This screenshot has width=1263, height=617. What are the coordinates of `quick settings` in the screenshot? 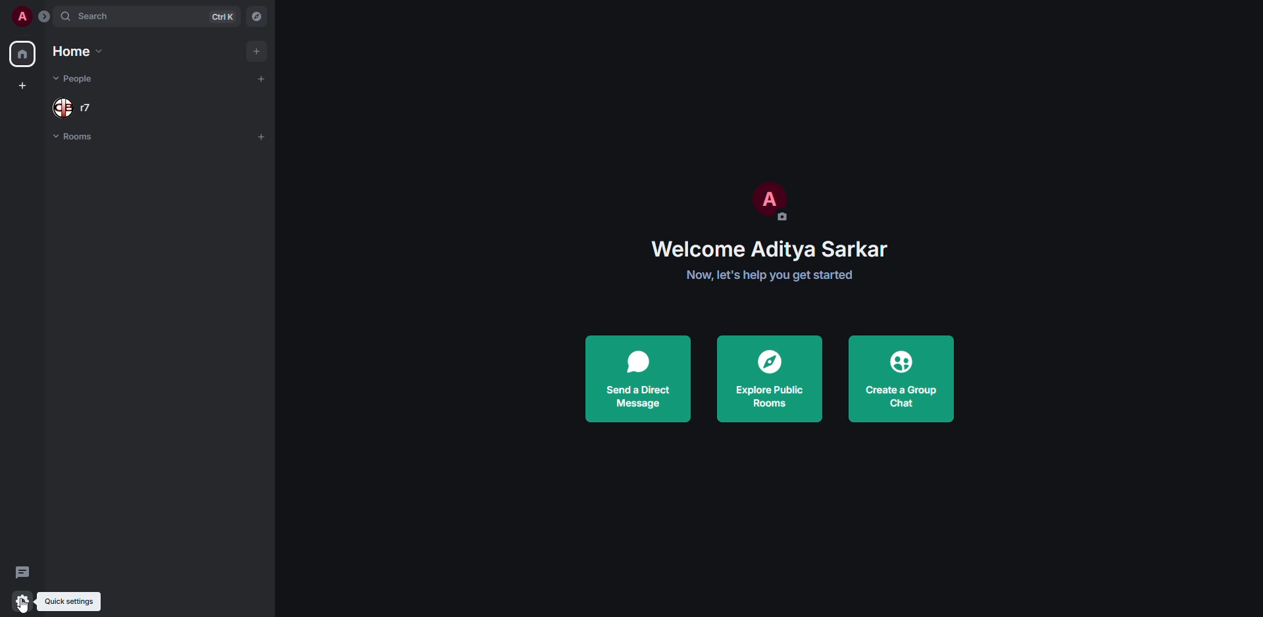 It's located at (69, 601).